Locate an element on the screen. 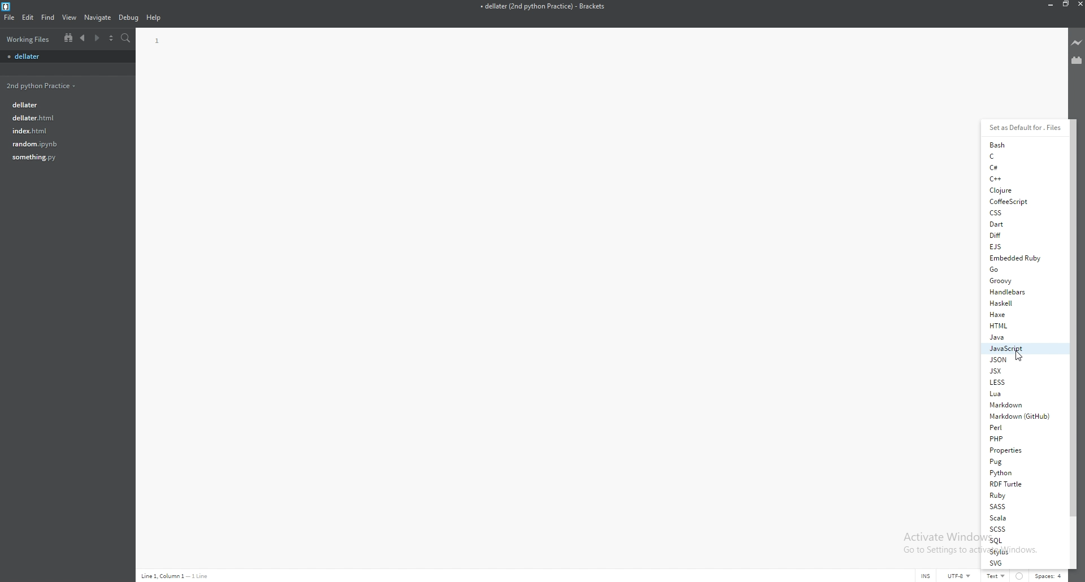 The width and height of the screenshot is (1085, 582). Activate Windows
Go to Settings to activate Windows. is located at coordinates (937, 542).